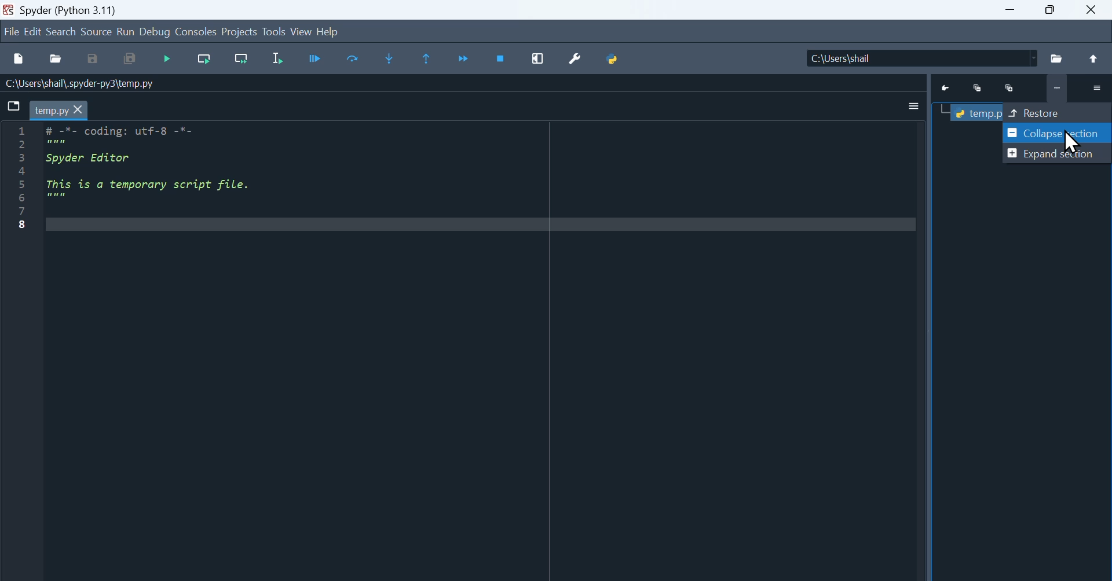  I want to click on Spyder (Python 3.11), so click(74, 10).